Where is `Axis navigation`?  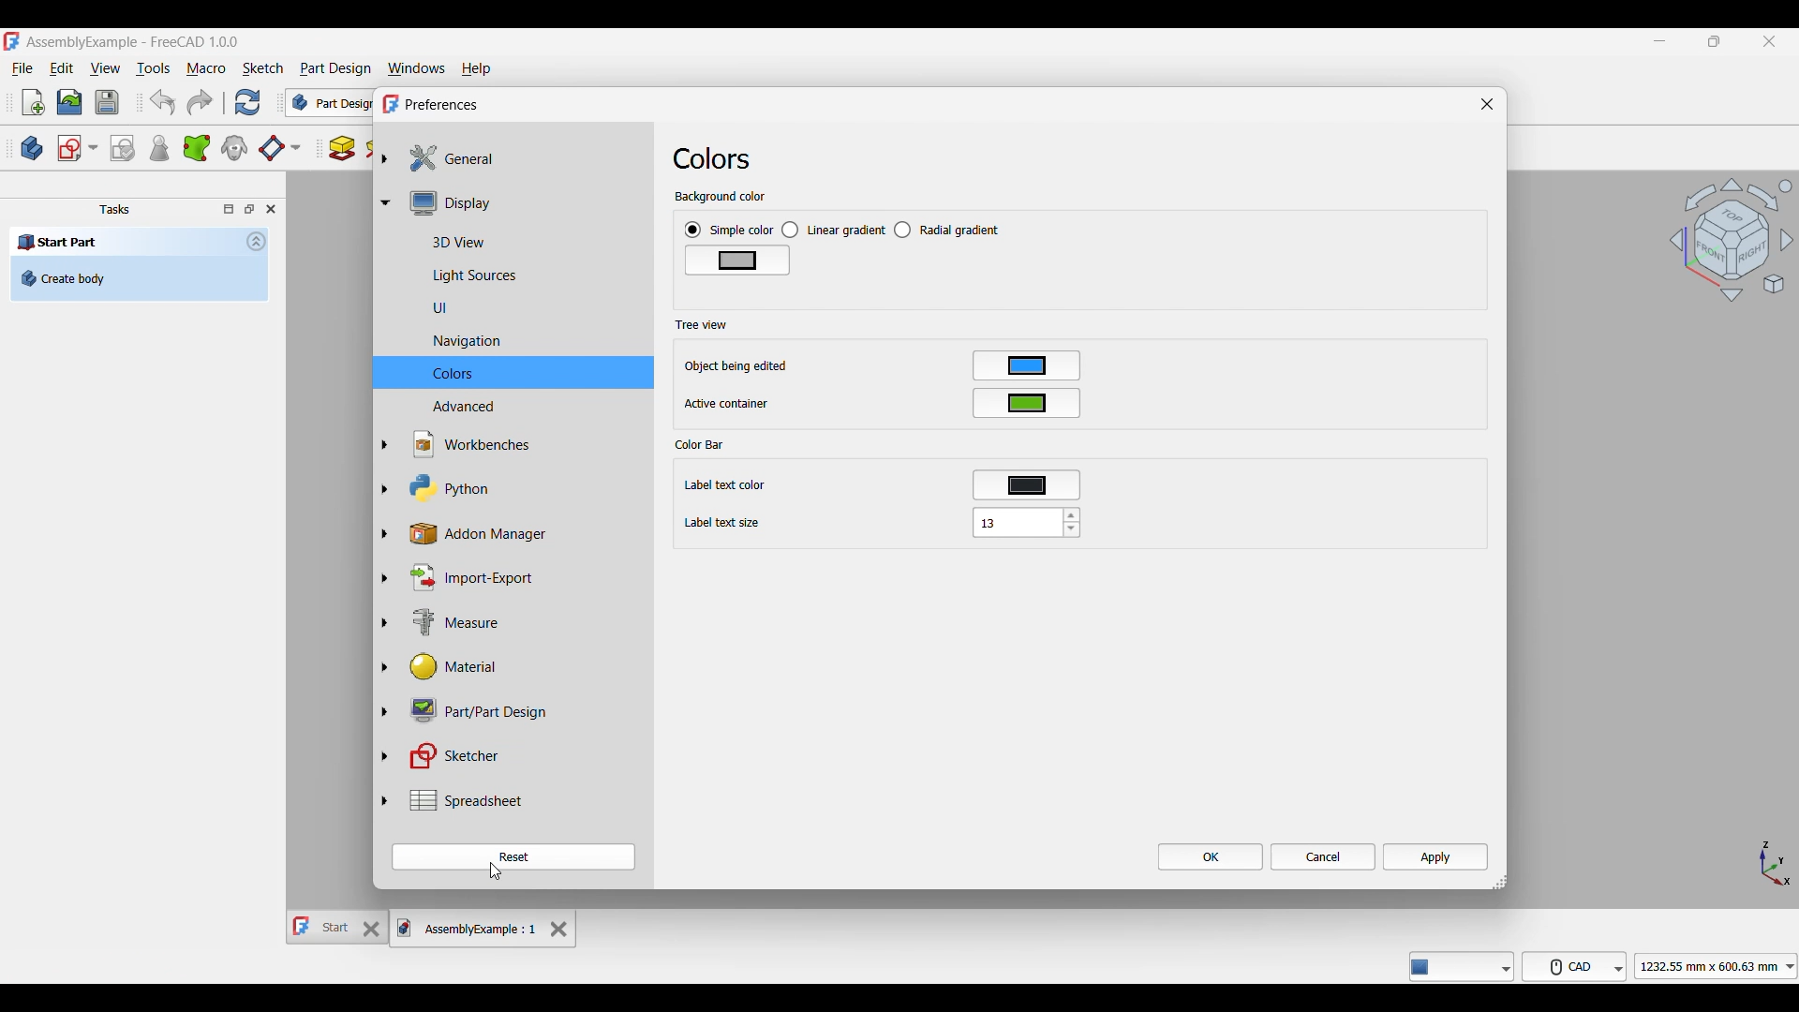
Axis navigation is located at coordinates (1777, 864).